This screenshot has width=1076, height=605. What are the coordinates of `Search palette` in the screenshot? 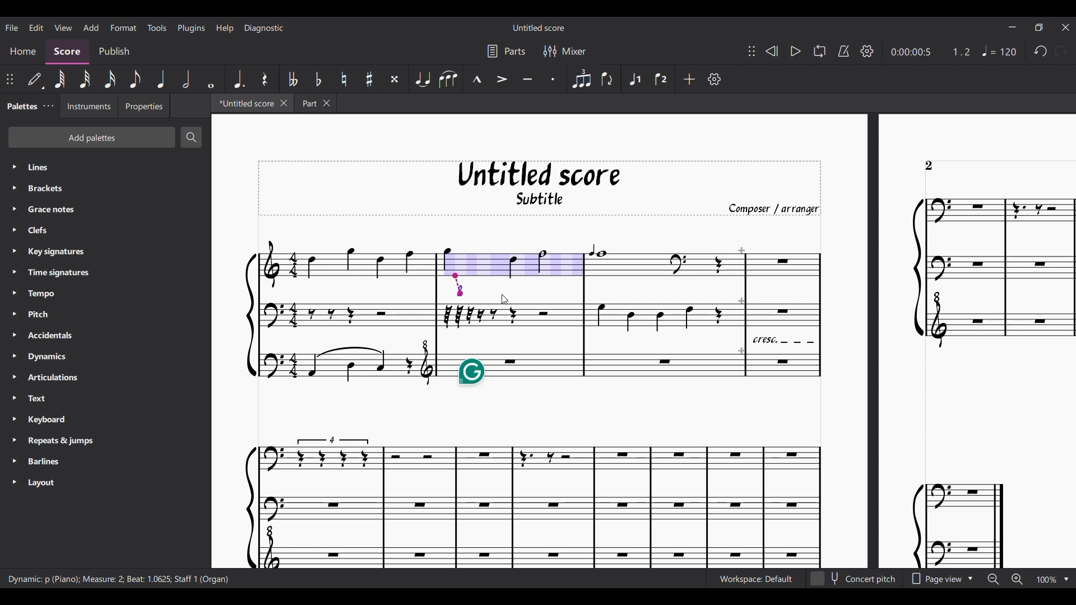 It's located at (192, 137).